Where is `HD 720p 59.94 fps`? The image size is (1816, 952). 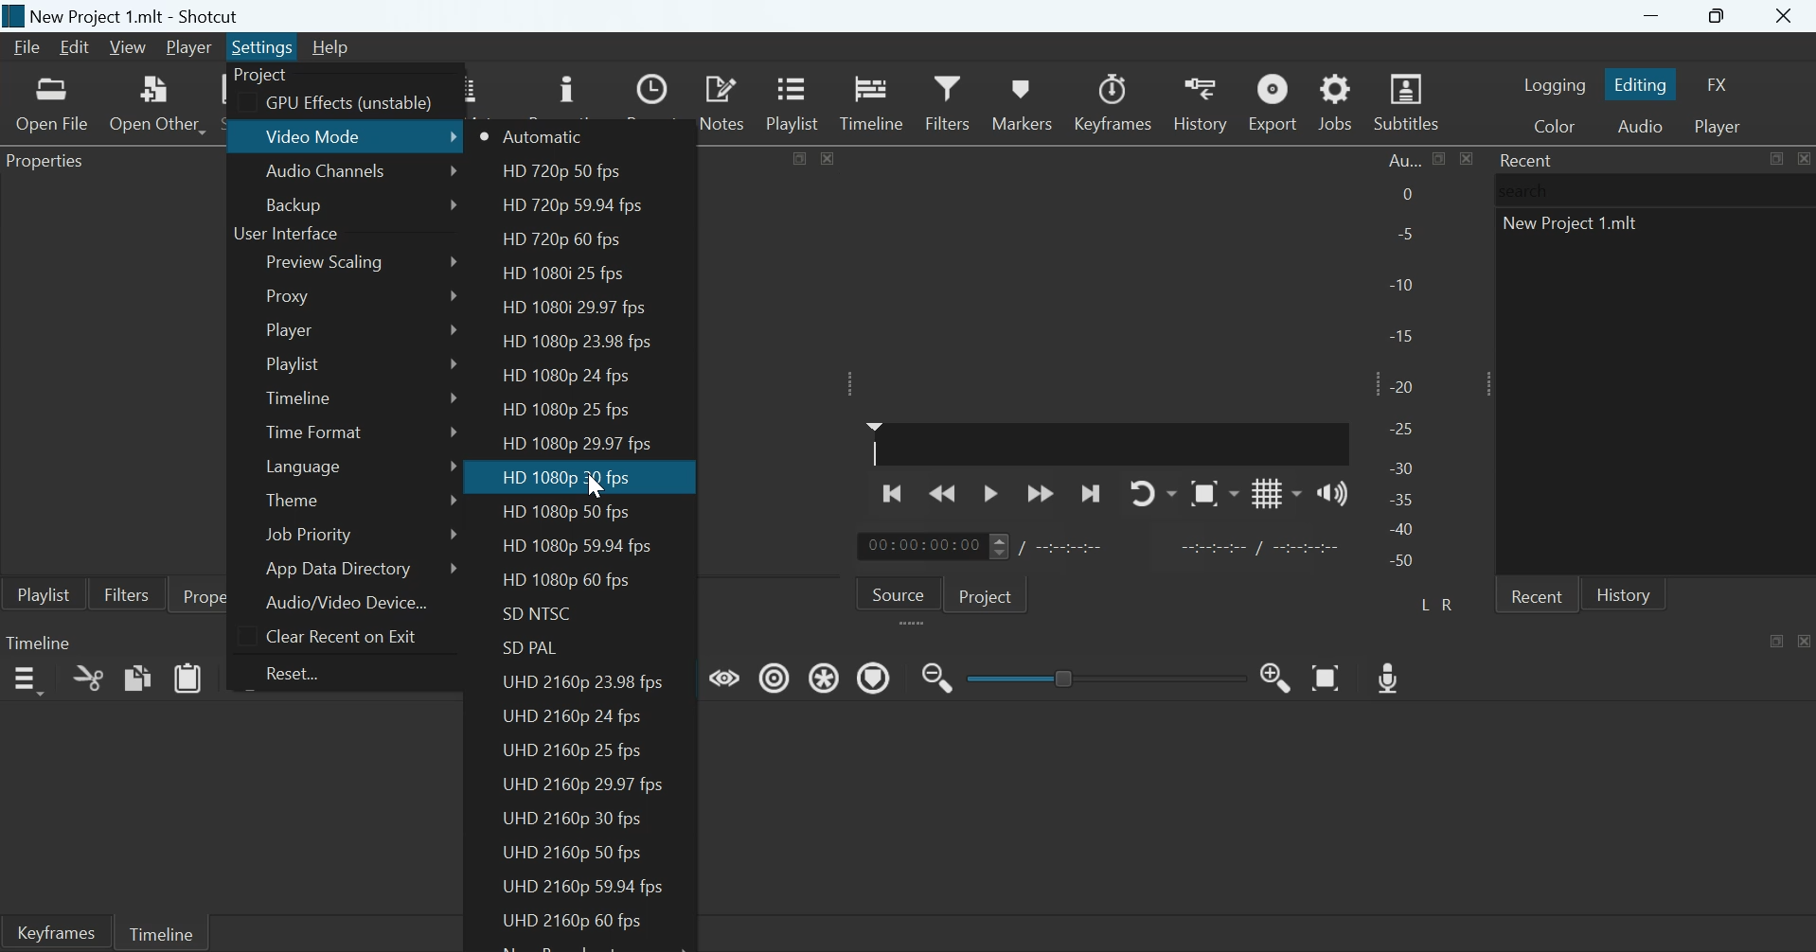 HD 720p 59.94 fps is located at coordinates (571, 206).